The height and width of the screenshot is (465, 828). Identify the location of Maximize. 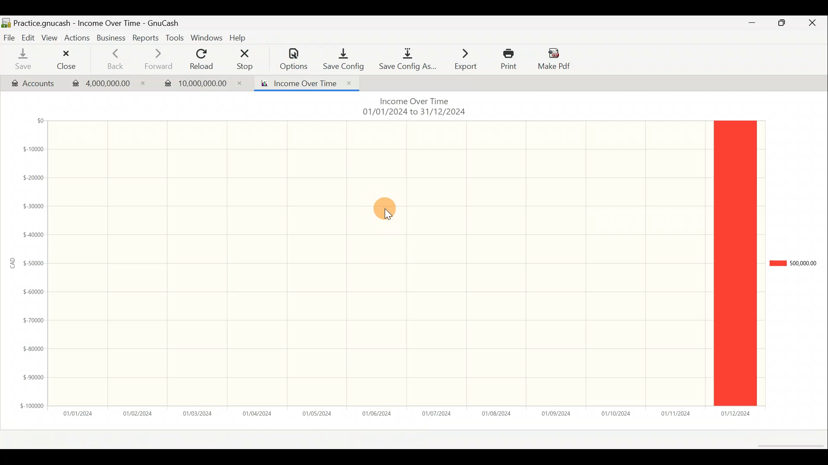
(781, 24).